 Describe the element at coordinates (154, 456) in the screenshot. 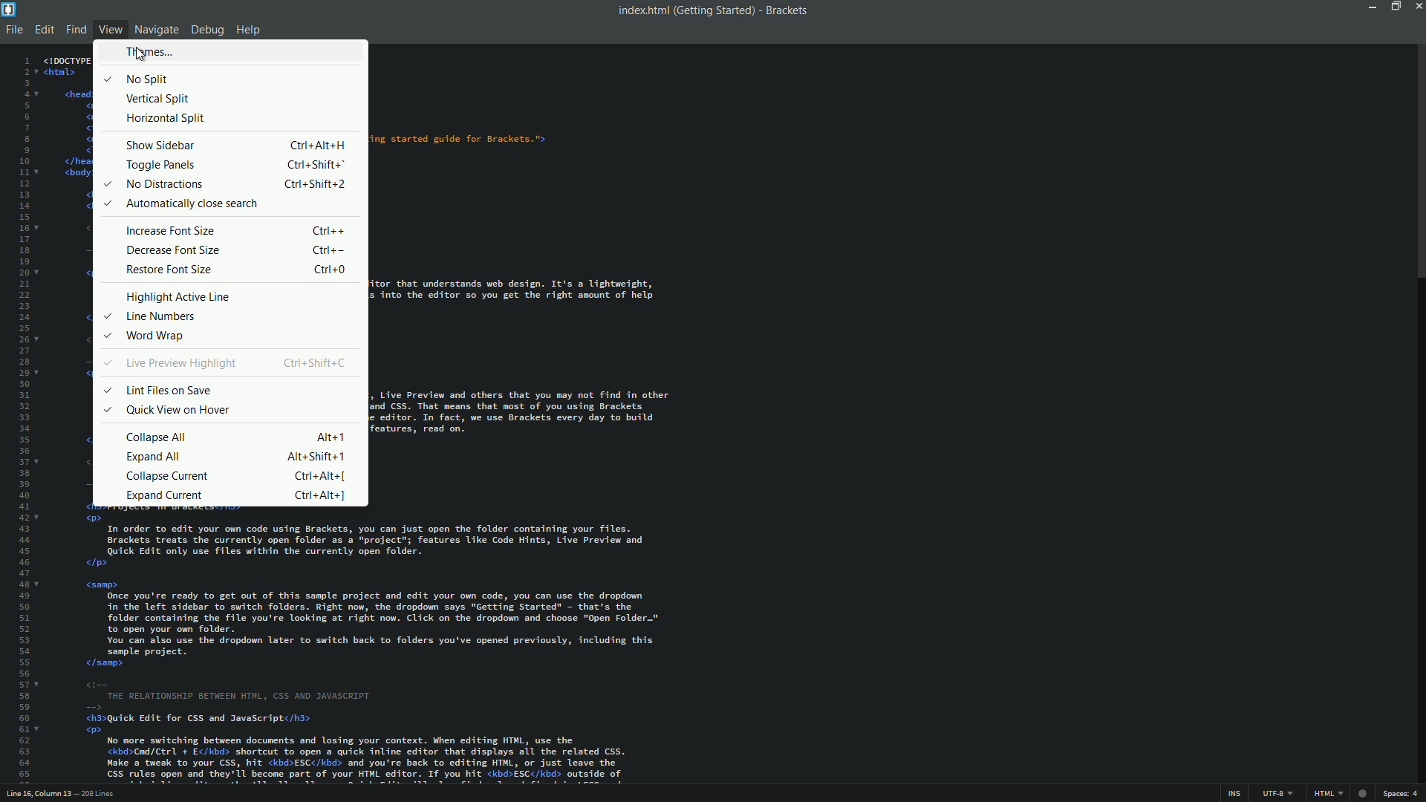

I see `expand all` at that location.